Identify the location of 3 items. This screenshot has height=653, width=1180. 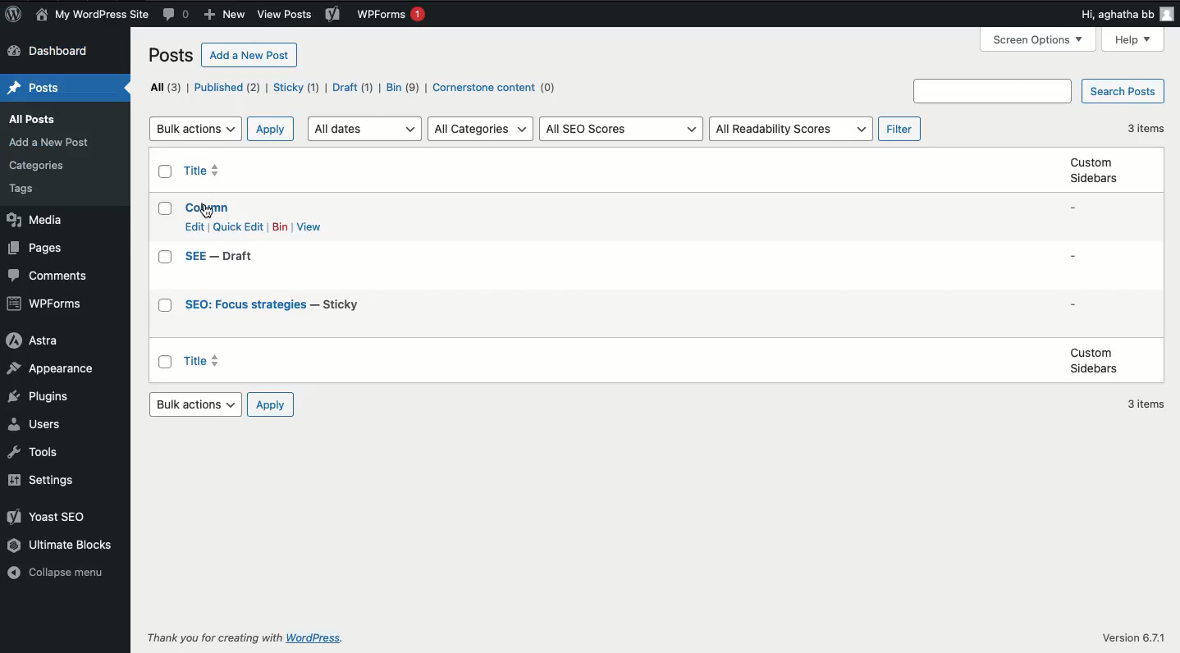
(1145, 404).